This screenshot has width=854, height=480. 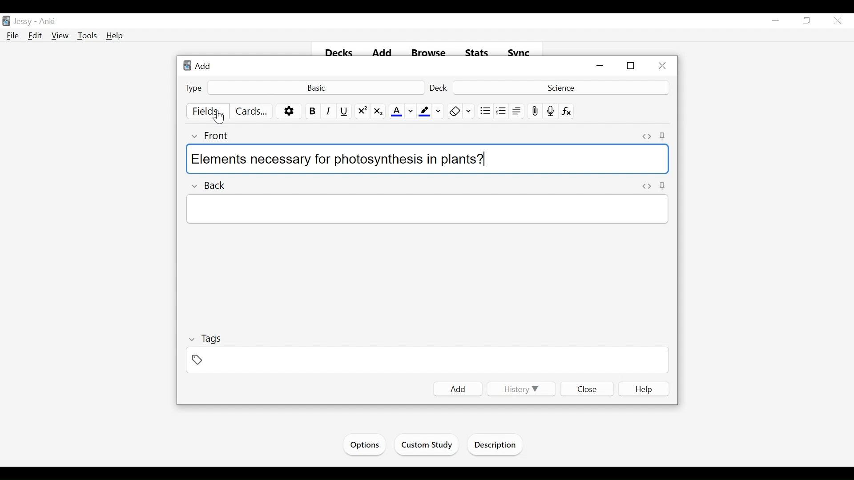 What do you see at coordinates (661, 66) in the screenshot?
I see `Close` at bounding box center [661, 66].